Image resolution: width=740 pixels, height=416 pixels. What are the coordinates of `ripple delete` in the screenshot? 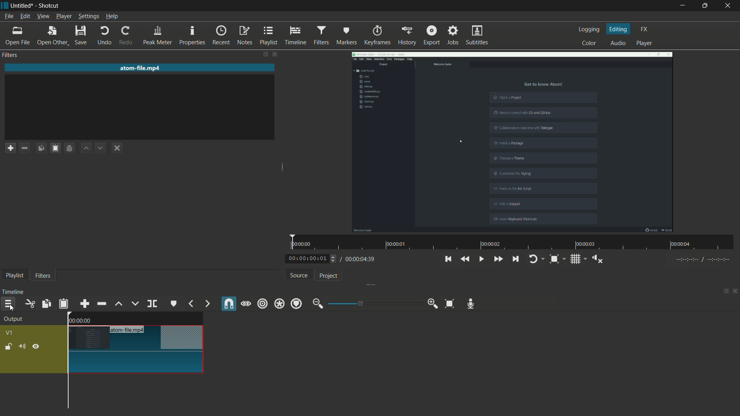 It's located at (101, 304).